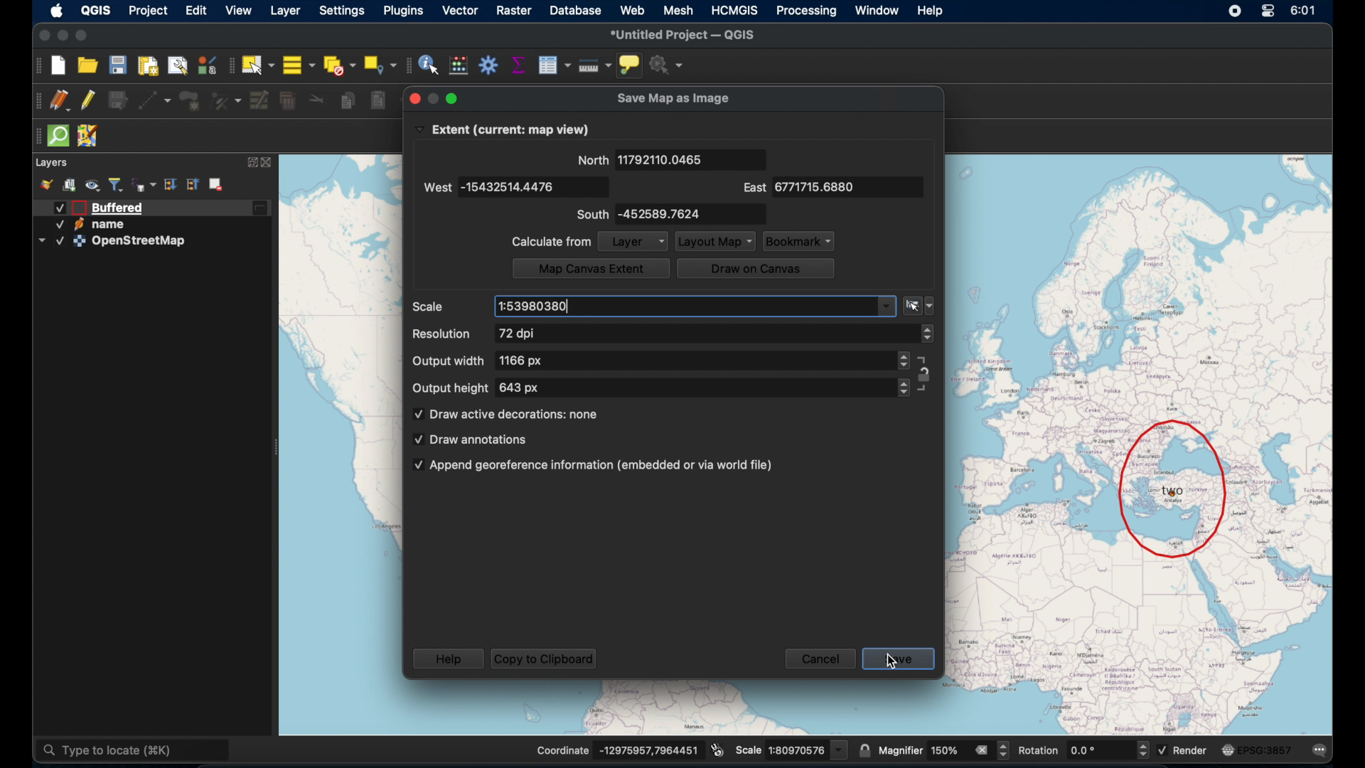 This screenshot has height=768, width=1365. What do you see at coordinates (517, 332) in the screenshot?
I see `72 dpi` at bounding box center [517, 332].